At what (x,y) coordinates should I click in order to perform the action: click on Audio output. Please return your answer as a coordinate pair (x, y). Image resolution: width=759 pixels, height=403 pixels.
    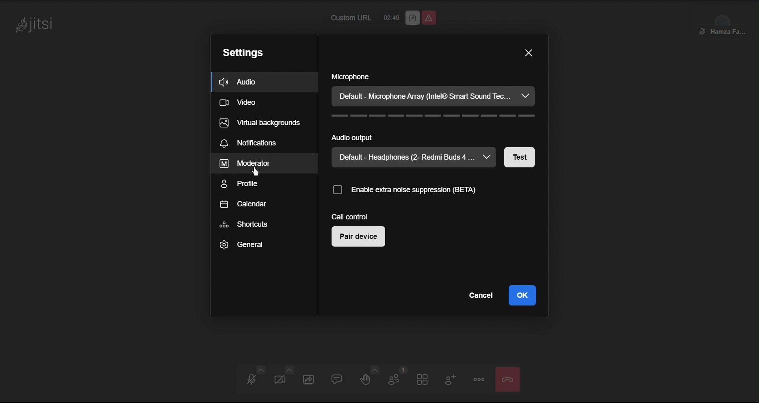
    Looking at the image, I should click on (434, 136).